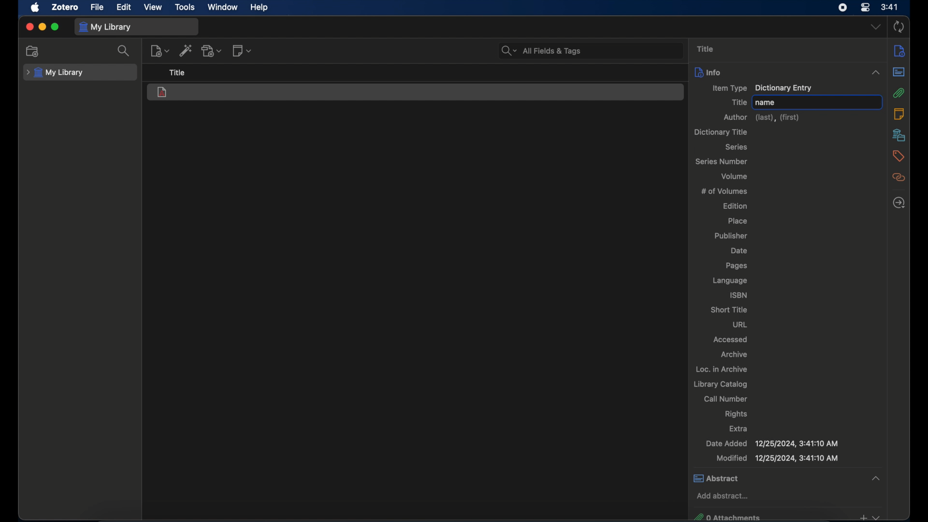 The width and height of the screenshot is (928, 522). I want to click on maximize, so click(55, 27).